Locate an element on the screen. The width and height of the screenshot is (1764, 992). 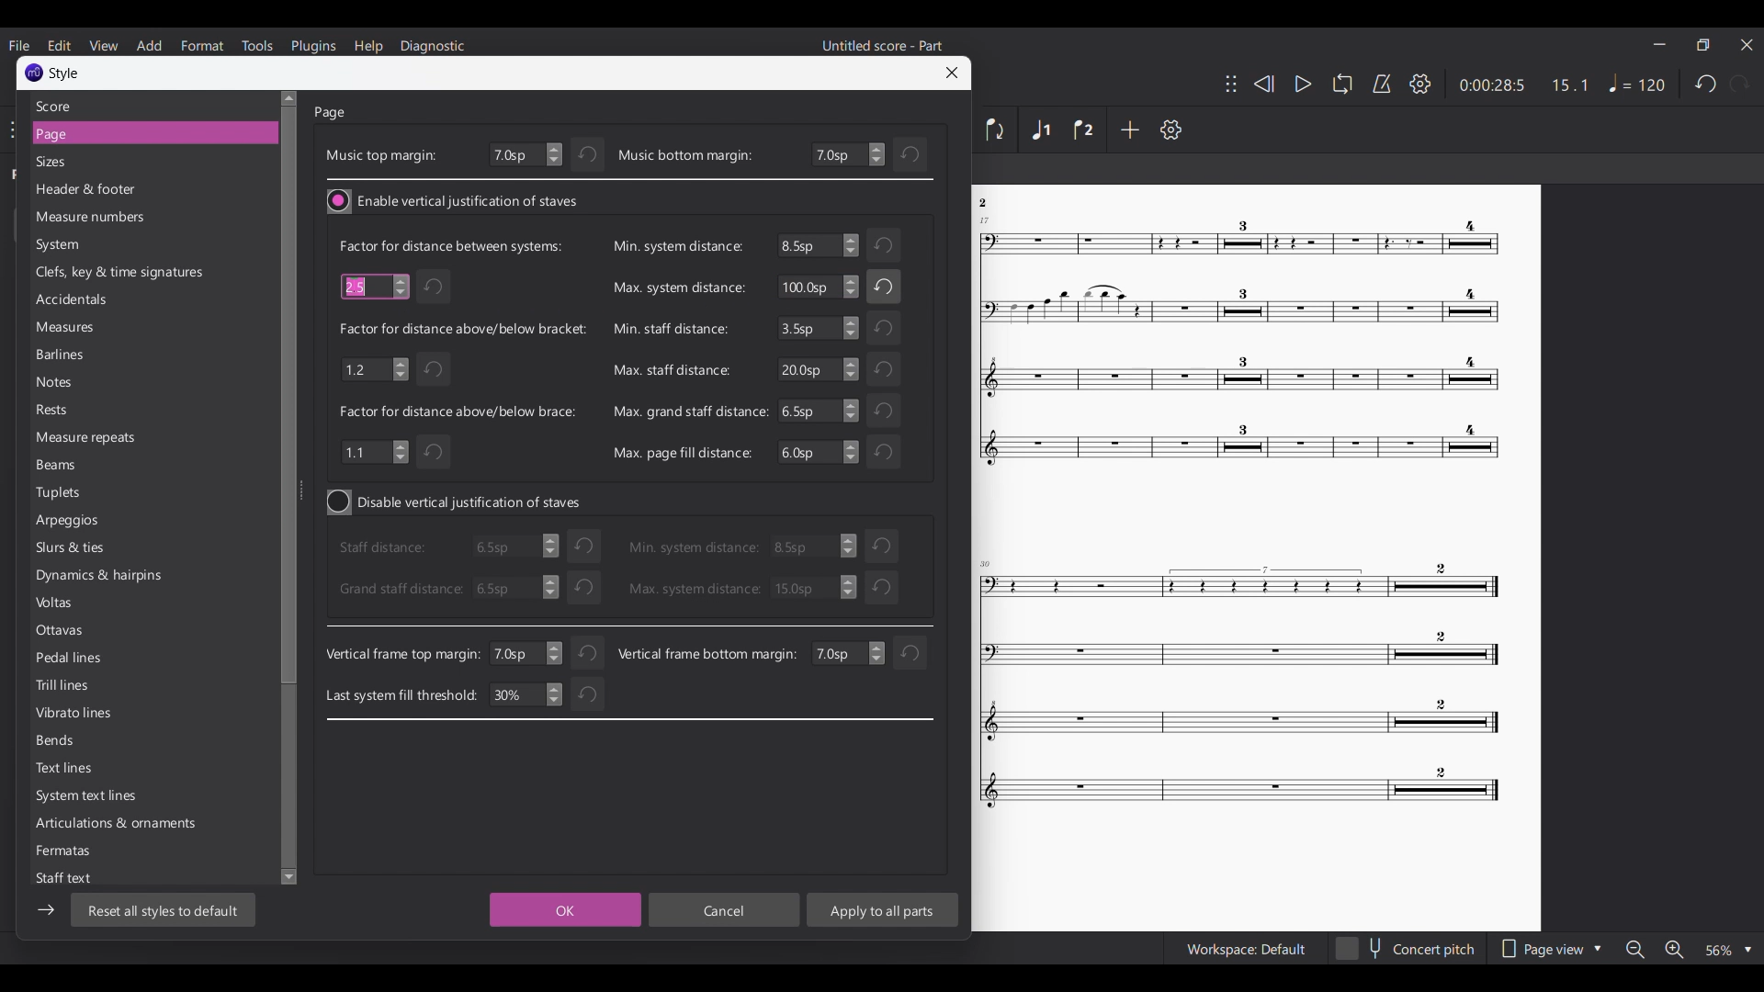
Articulations & ornaments is located at coordinates (114, 825).